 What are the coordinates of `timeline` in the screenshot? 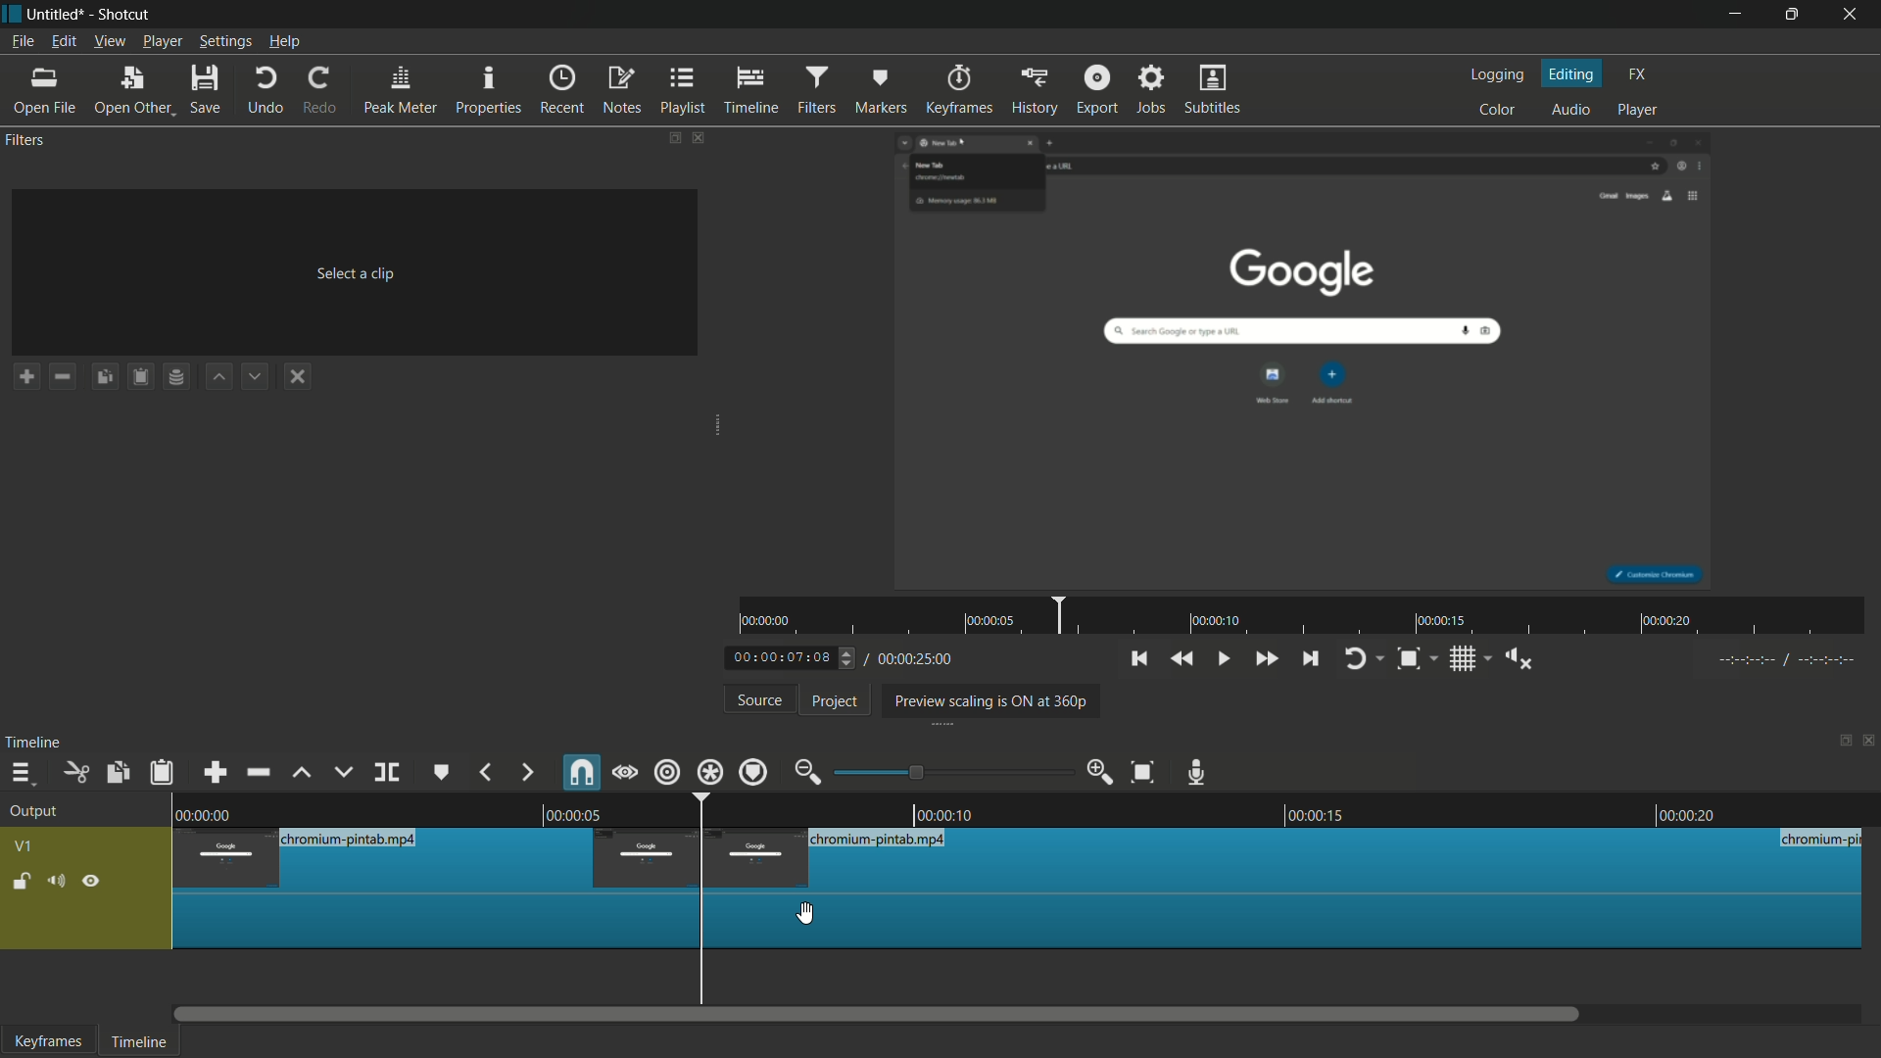 It's located at (33, 743).